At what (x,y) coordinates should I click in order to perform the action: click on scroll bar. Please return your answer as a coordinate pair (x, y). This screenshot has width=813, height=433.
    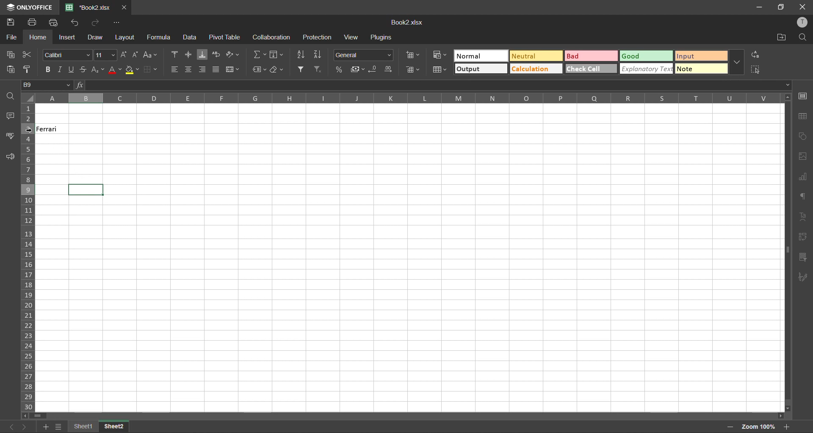
    Looking at the image, I should click on (38, 415).